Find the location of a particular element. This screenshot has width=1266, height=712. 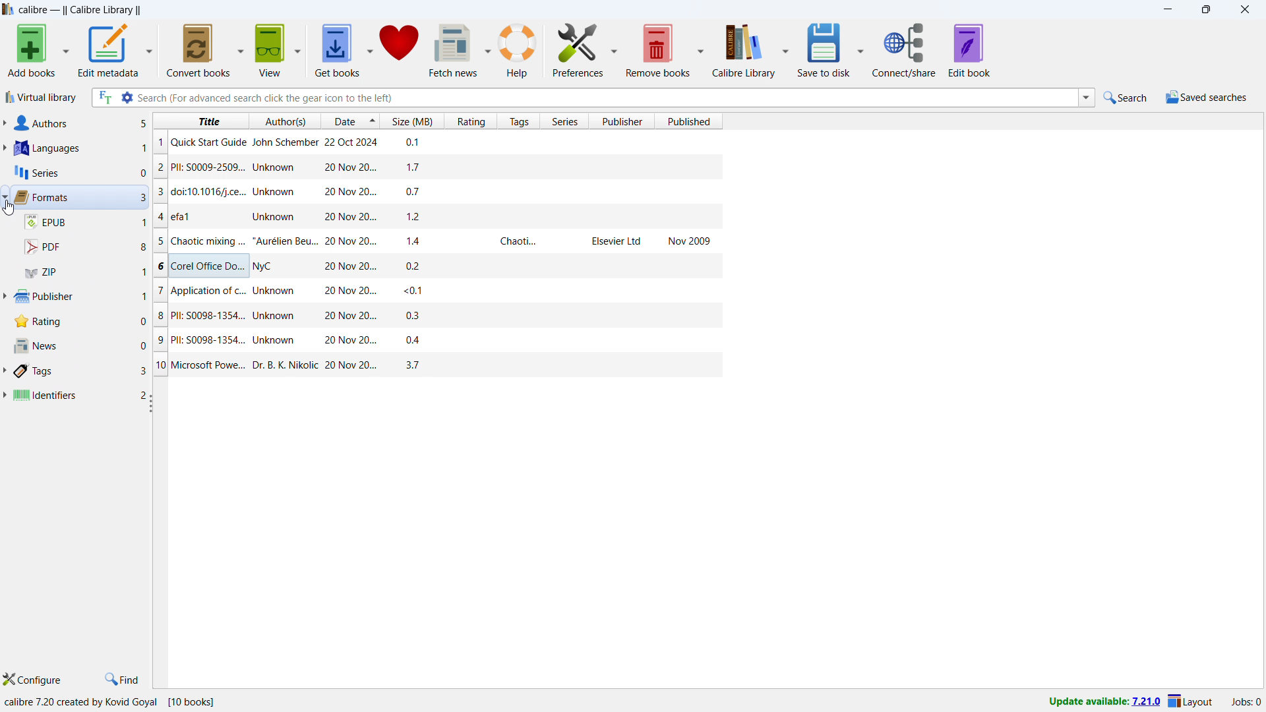

saved searches is located at coordinates (1209, 97).